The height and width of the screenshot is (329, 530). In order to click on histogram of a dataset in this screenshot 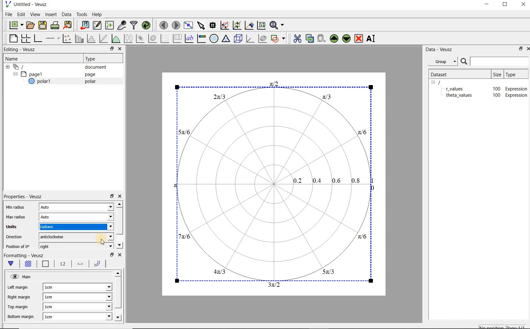, I will do `click(92, 38)`.